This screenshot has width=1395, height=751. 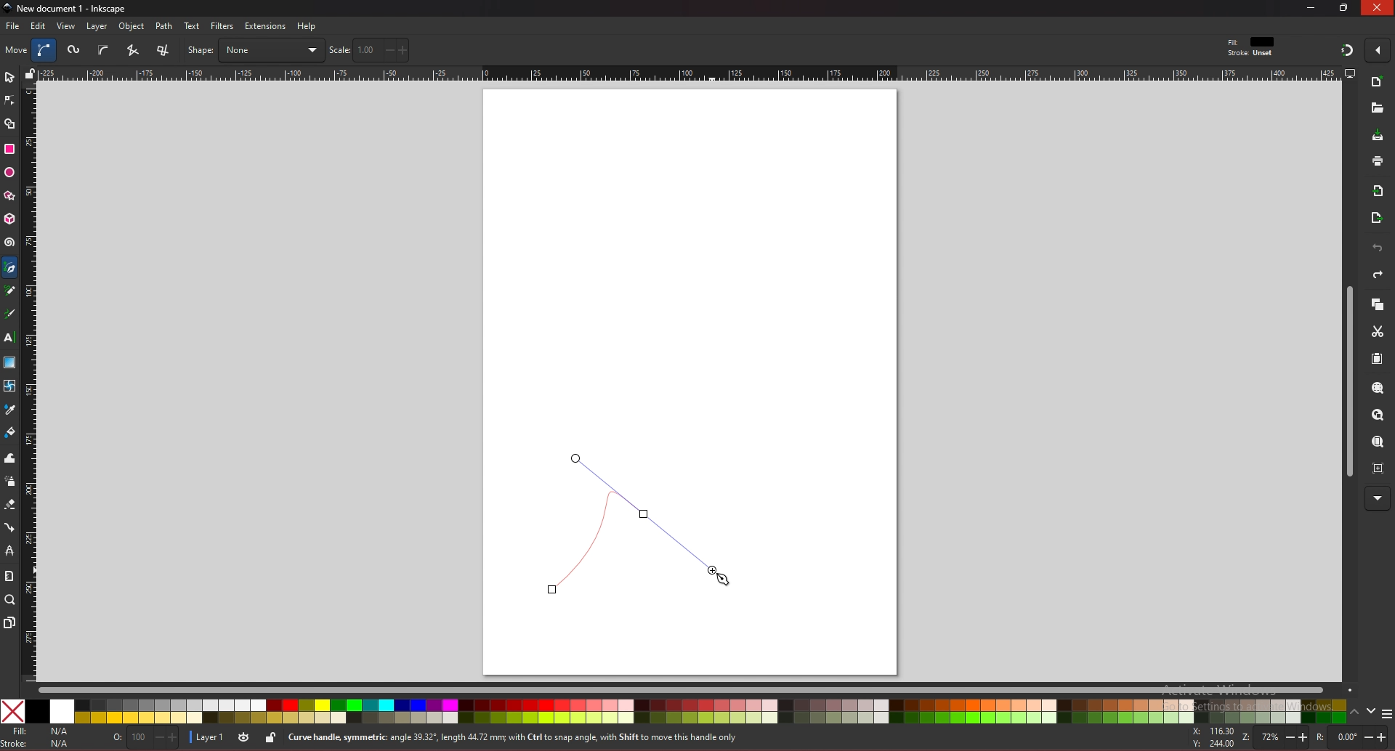 What do you see at coordinates (206, 738) in the screenshot?
I see `layer` at bounding box center [206, 738].